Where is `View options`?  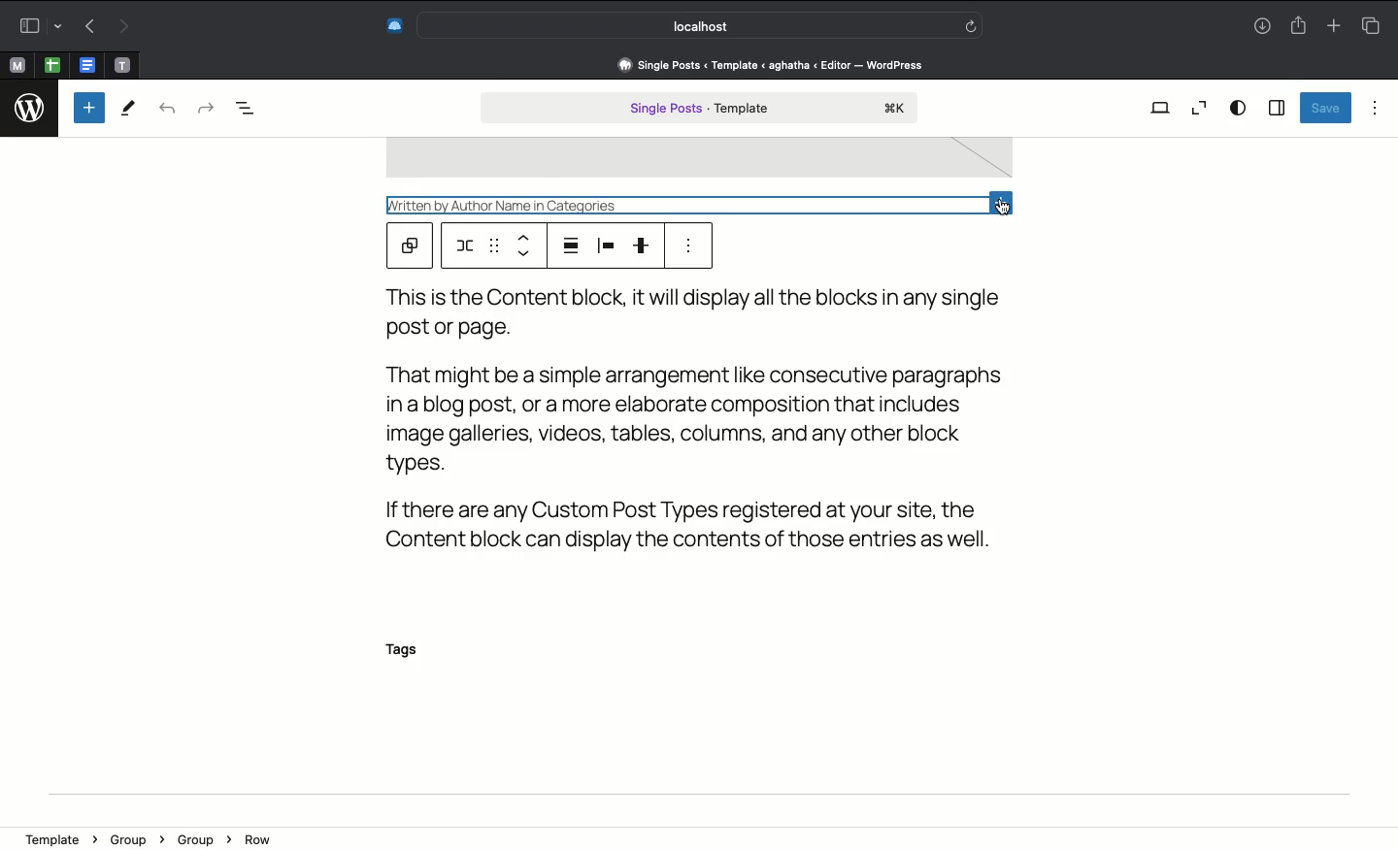
View options is located at coordinates (1238, 107).